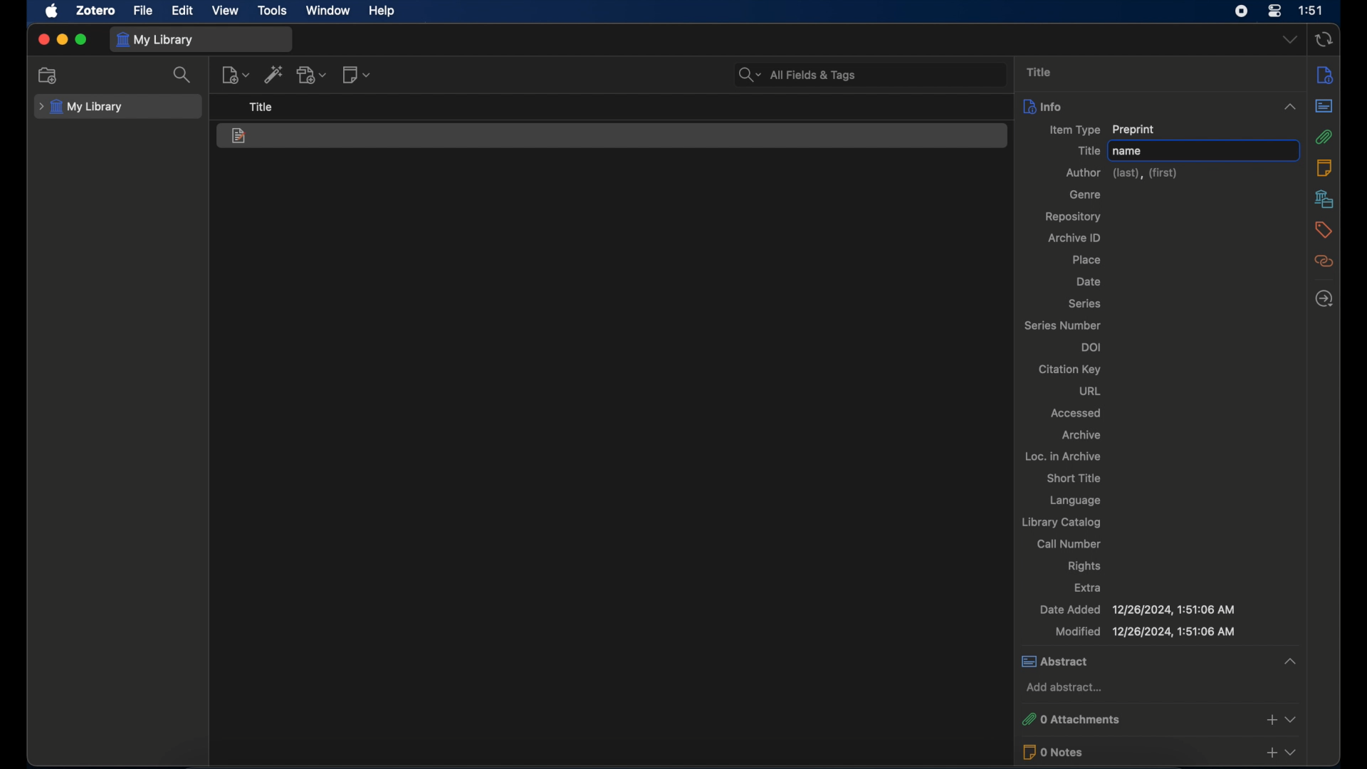 The height and width of the screenshot is (769, 1367). What do you see at coordinates (1159, 105) in the screenshot?
I see `info` at bounding box center [1159, 105].